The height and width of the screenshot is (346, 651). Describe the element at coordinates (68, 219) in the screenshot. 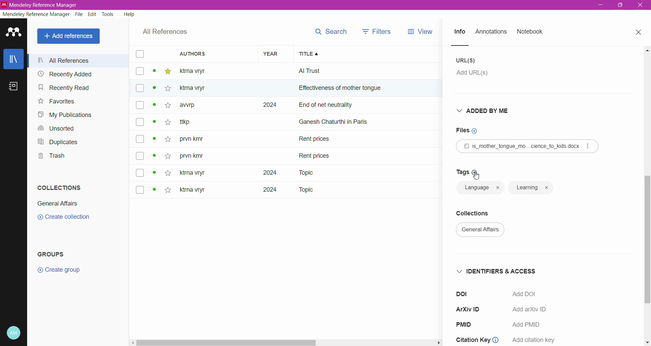

I see `create collection` at that location.